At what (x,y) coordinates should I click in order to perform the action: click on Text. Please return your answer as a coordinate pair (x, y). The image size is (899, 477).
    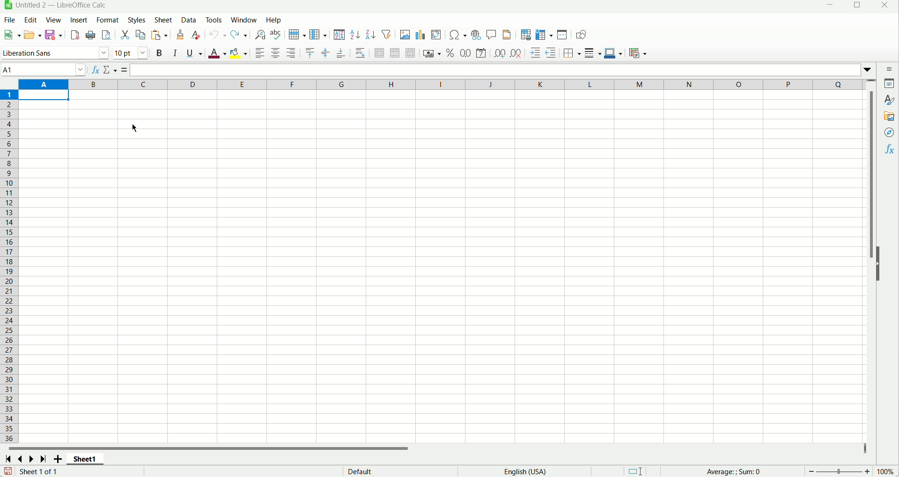
    Looking at the image, I should click on (38, 471).